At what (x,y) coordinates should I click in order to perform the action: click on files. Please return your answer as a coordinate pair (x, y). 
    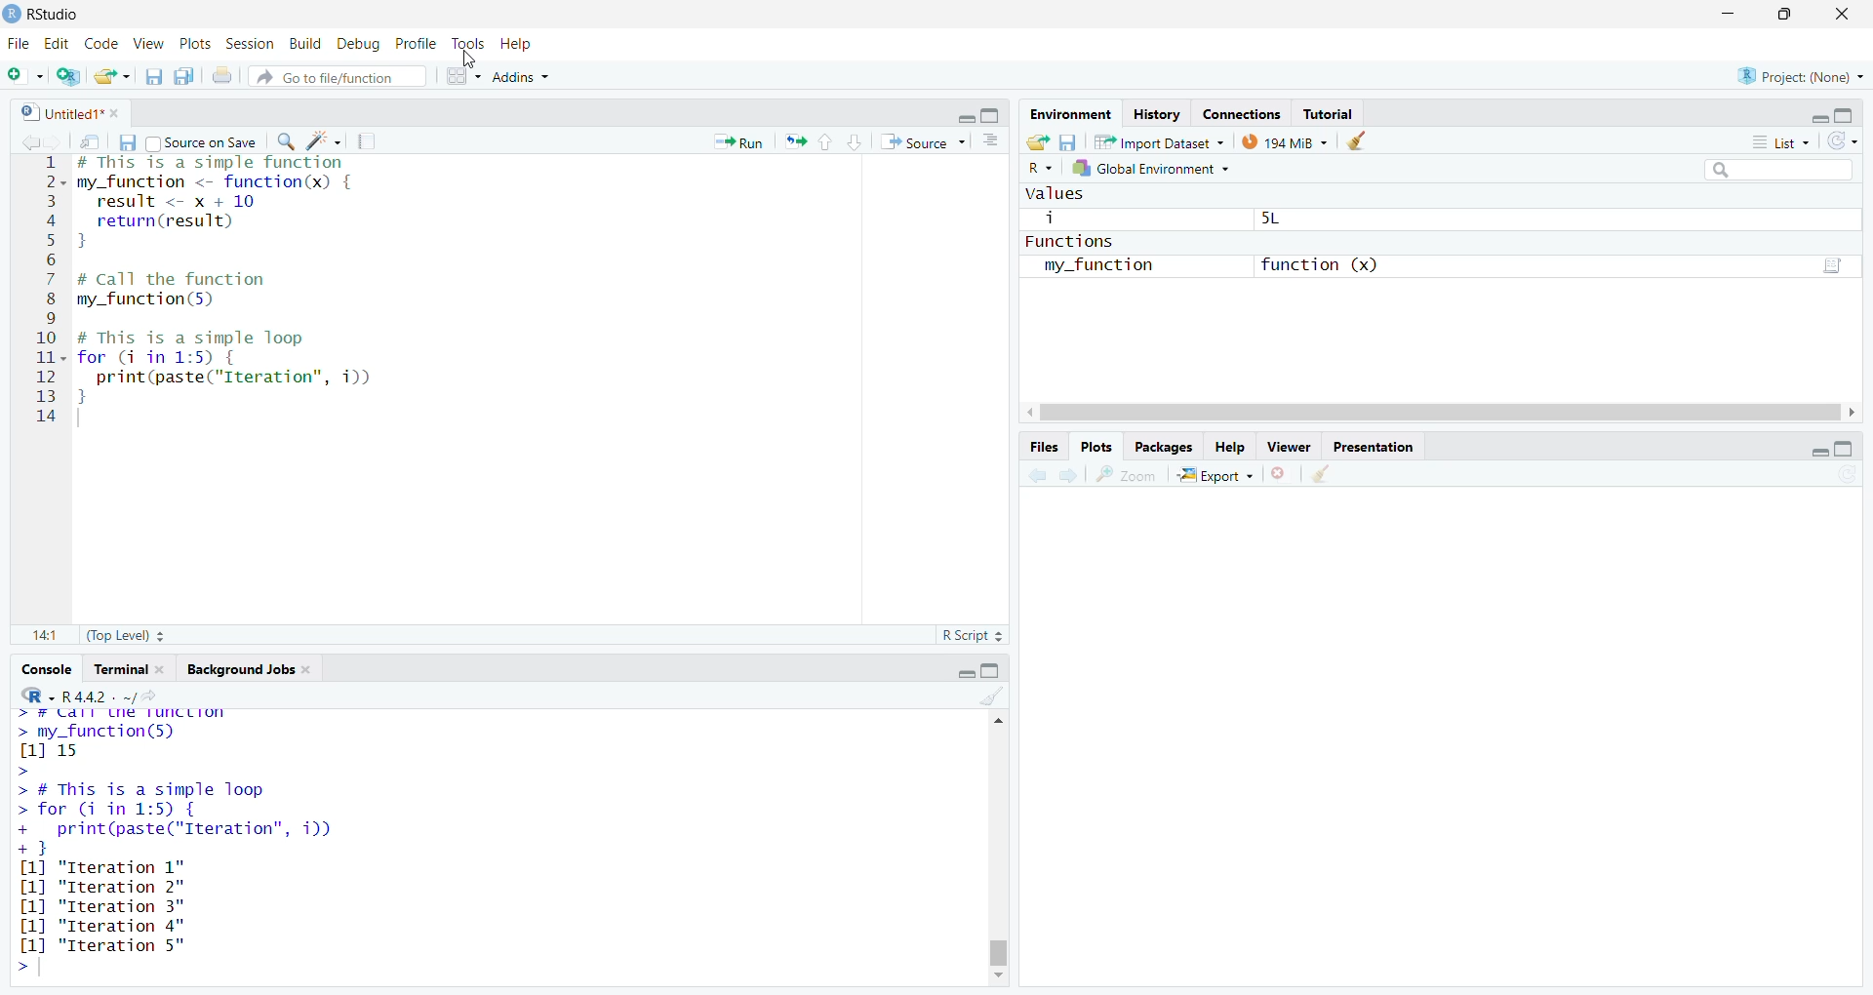
    Looking at the image, I should click on (1042, 449).